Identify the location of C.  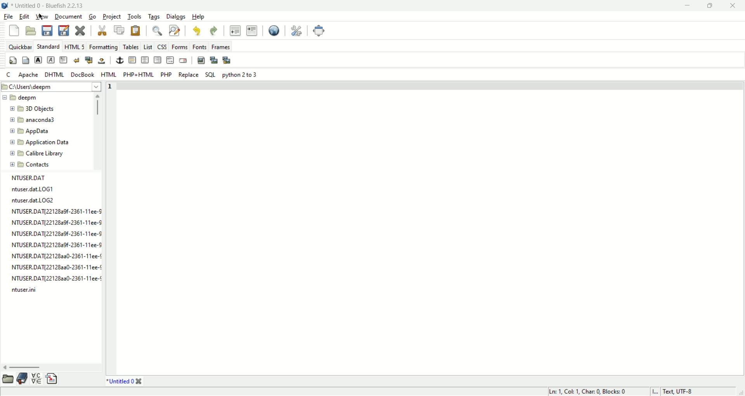
(8, 74).